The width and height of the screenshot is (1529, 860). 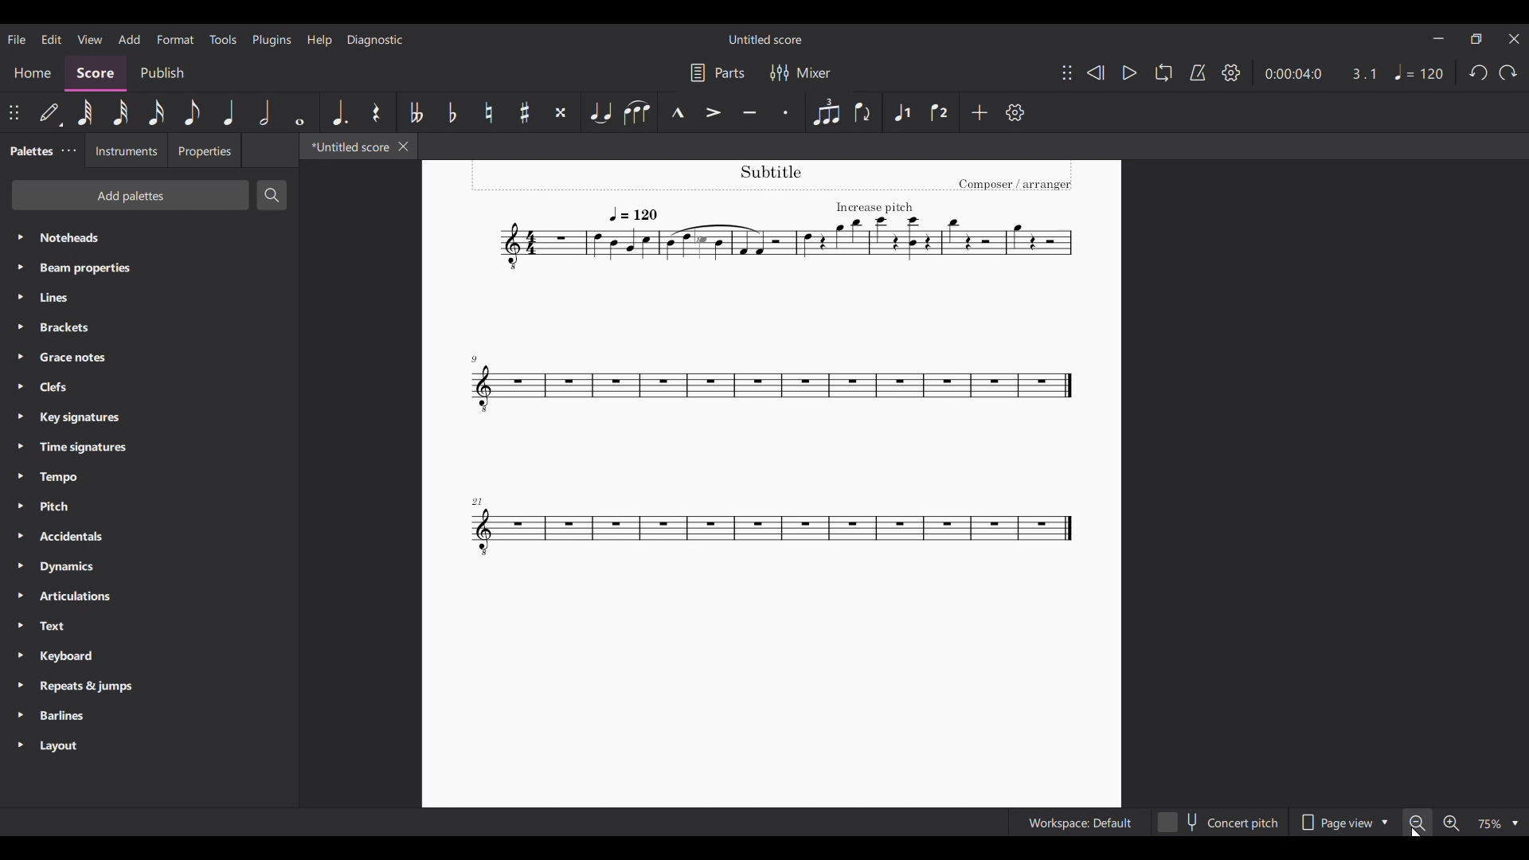 I want to click on Settings, so click(x=1015, y=112).